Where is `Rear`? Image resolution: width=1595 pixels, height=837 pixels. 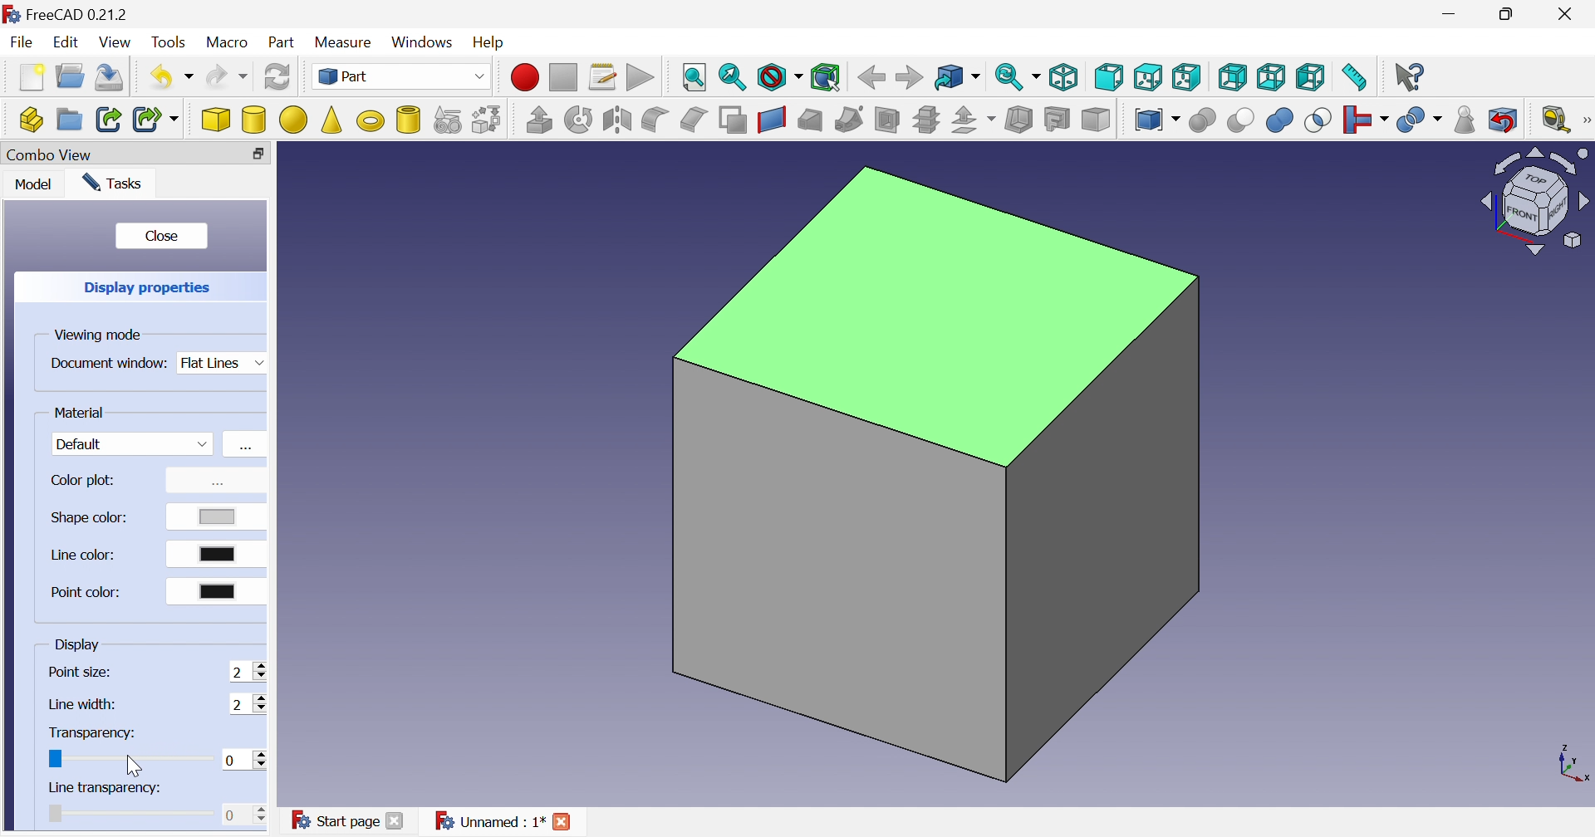
Rear is located at coordinates (1234, 77).